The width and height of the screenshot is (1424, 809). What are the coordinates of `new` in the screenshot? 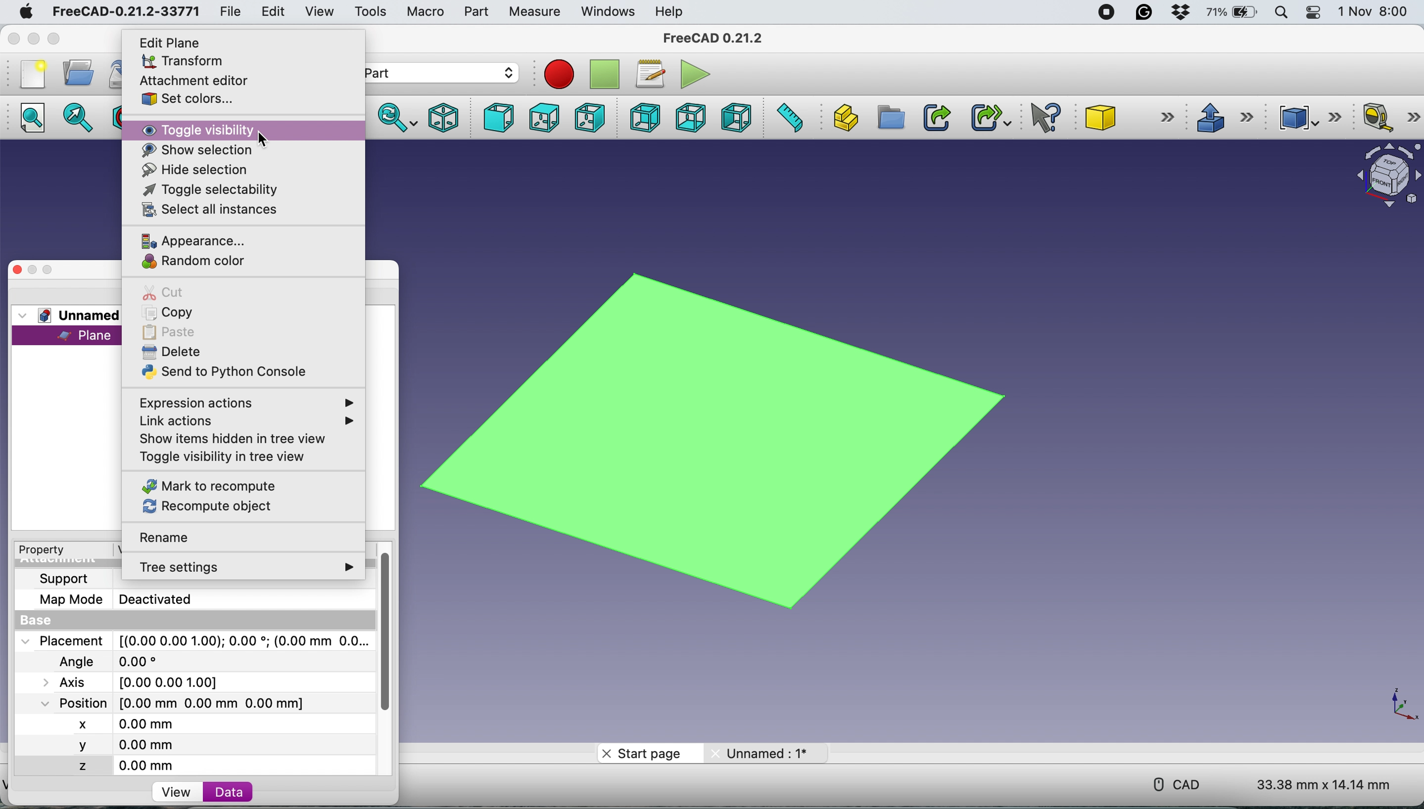 It's located at (32, 72).